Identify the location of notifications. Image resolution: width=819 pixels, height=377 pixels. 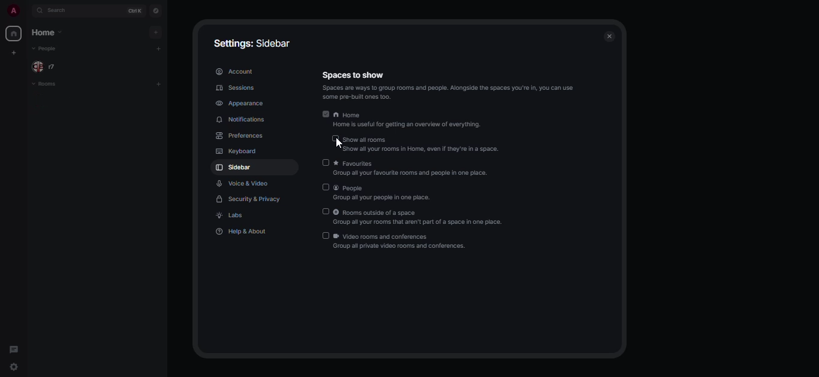
(245, 120).